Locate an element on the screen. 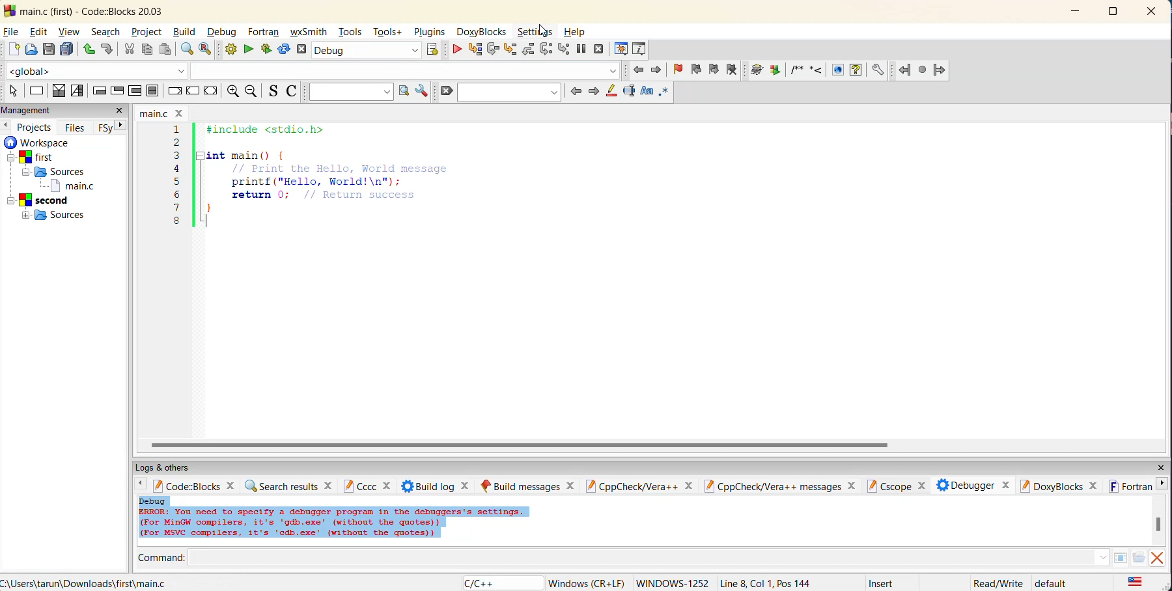  break instruction is located at coordinates (173, 91).